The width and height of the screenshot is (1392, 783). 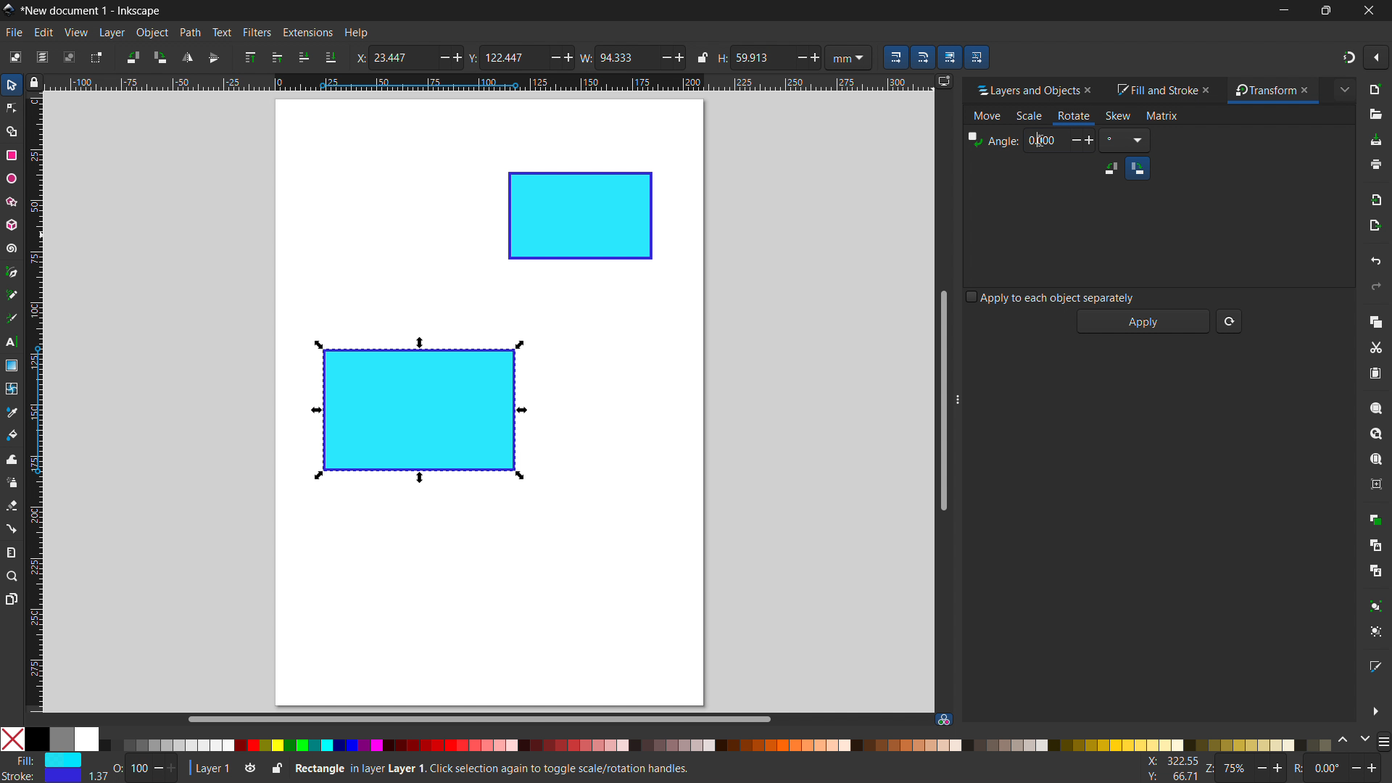 What do you see at coordinates (1155, 91) in the screenshot?
I see `fill and stroke` at bounding box center [1155, 91].